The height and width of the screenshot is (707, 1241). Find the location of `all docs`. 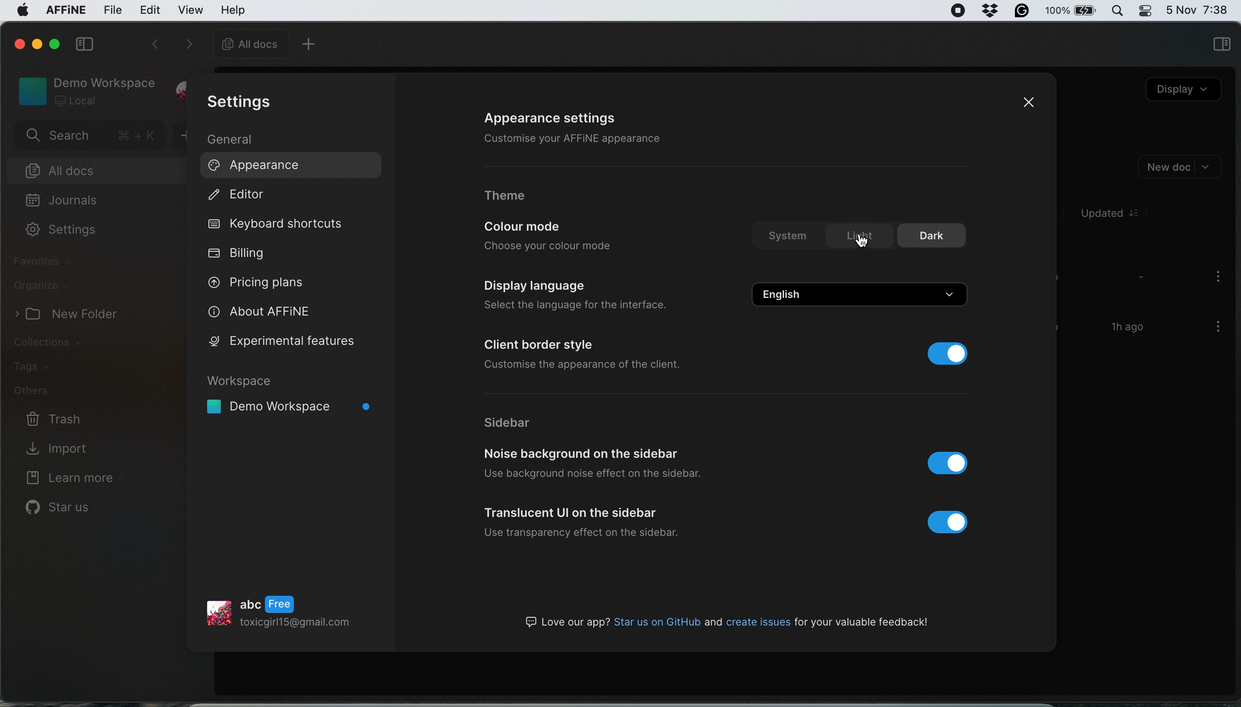

all docs is located at coordinates (88, 169).